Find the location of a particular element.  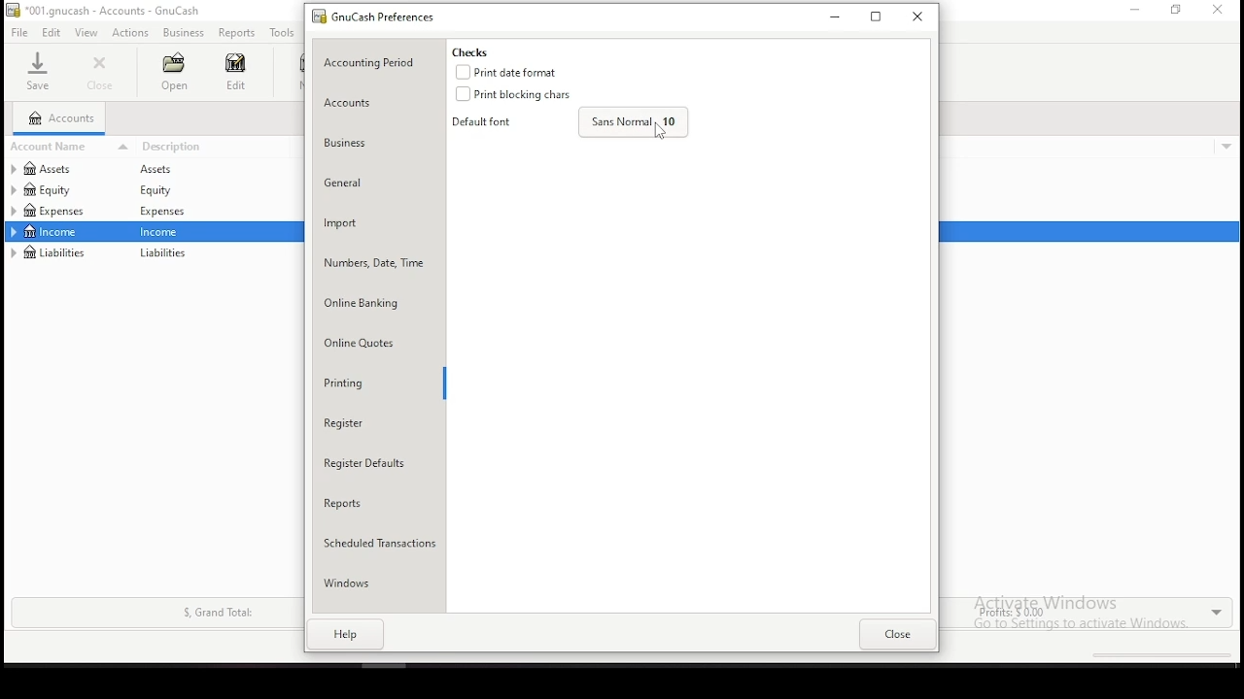

income is located at coordinates (52, 231).